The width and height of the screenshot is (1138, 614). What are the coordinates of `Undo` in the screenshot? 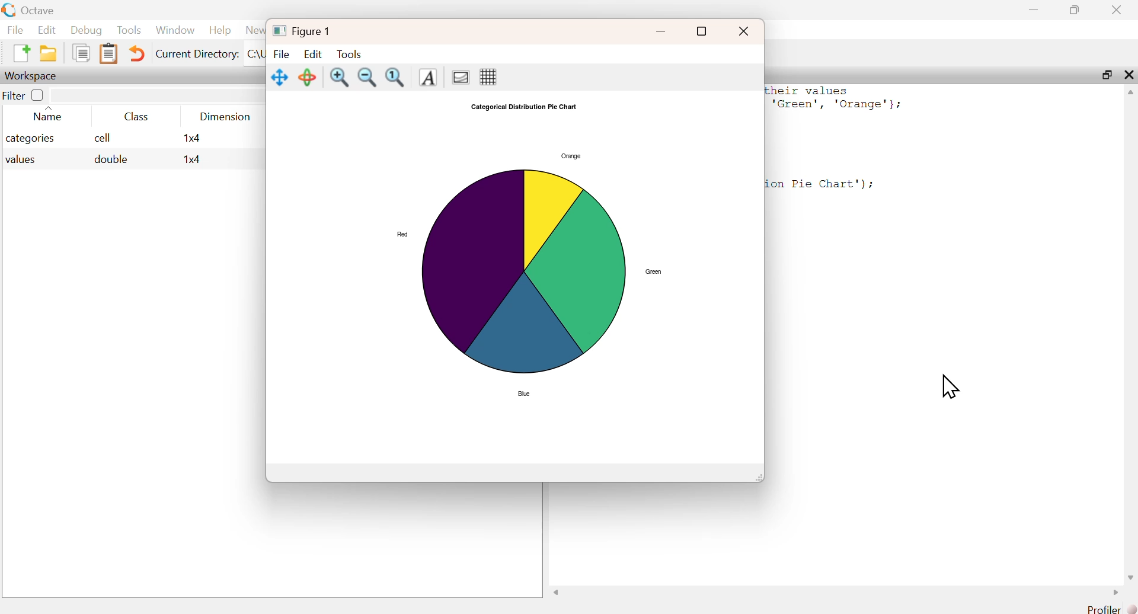 It's located at (138, 53).